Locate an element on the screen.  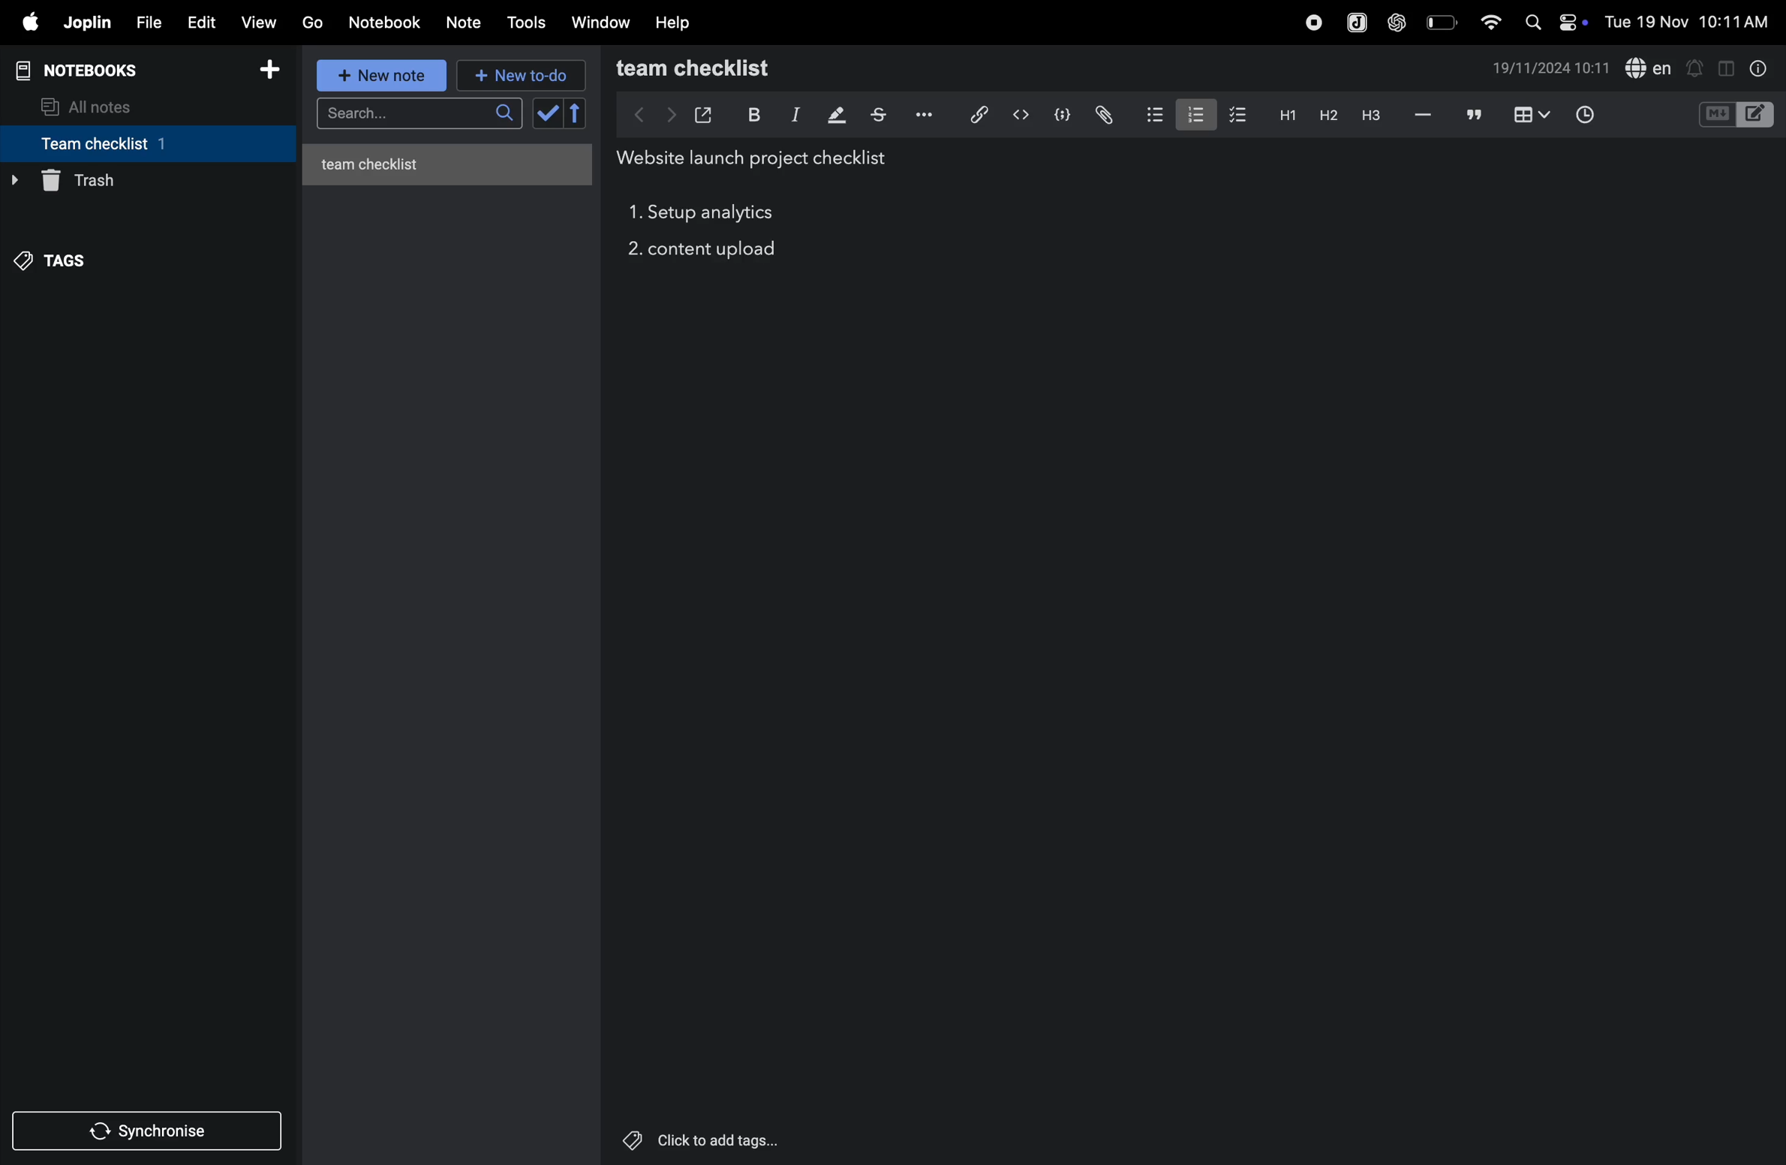
setup analytics is located at coordinates (717, 215).